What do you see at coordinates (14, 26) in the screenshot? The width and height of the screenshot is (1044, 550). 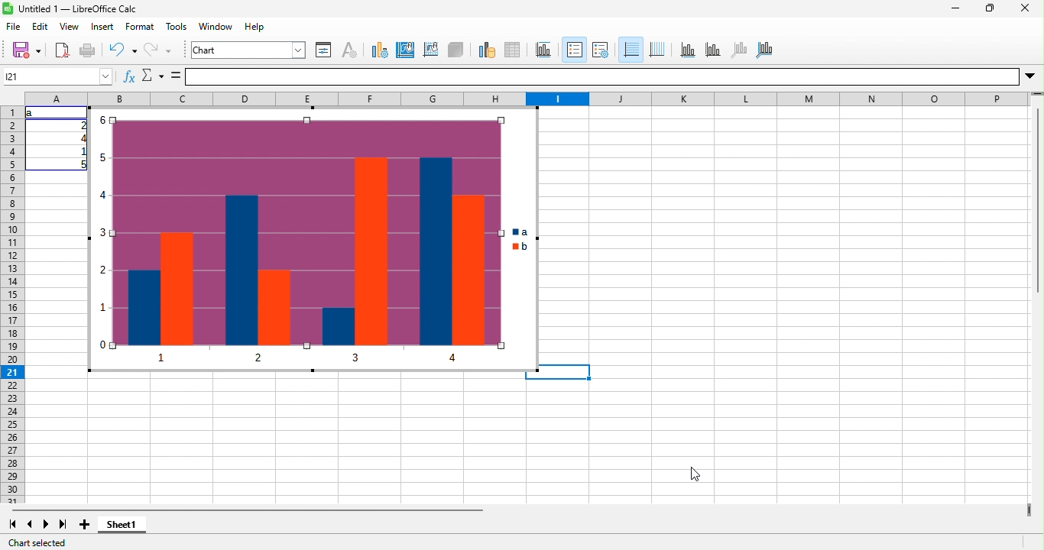 I see `file` at bounding box center [14, 26].